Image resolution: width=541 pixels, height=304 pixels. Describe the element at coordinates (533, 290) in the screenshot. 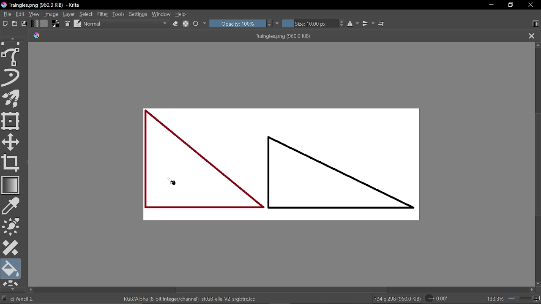

I see `move right` at that location.